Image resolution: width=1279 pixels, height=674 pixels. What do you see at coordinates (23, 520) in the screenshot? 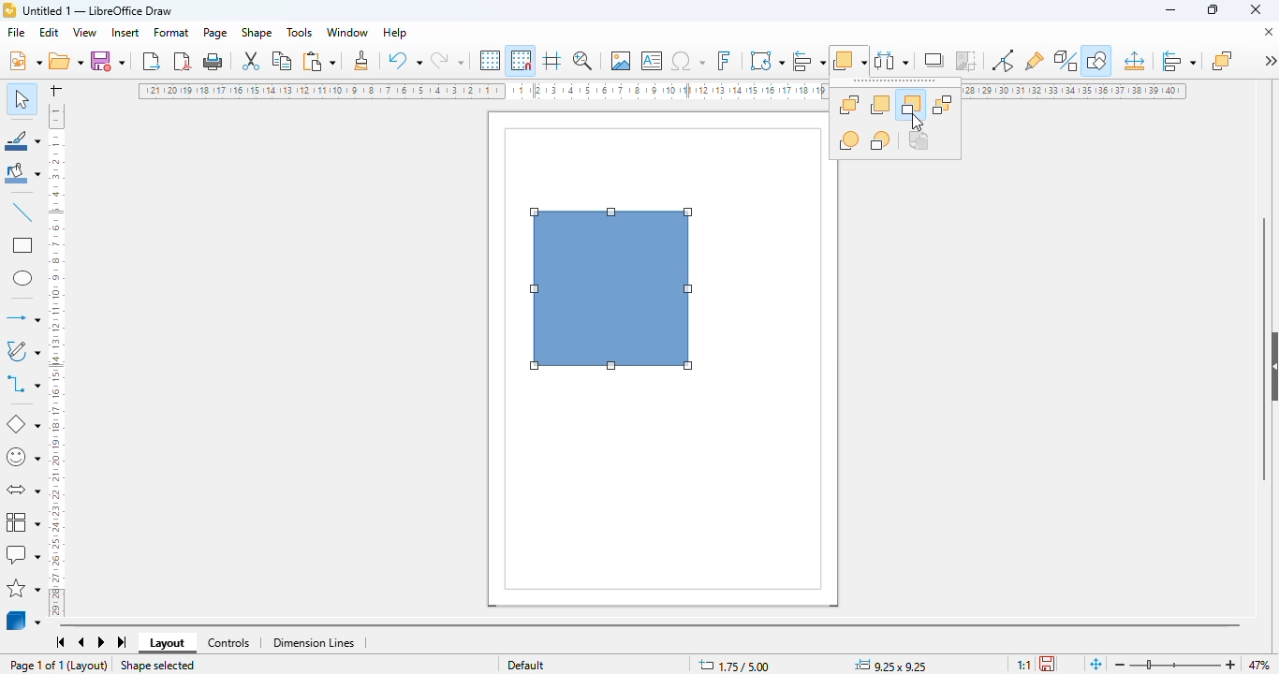
I see `flowchart` at bounding box center [23, 520].